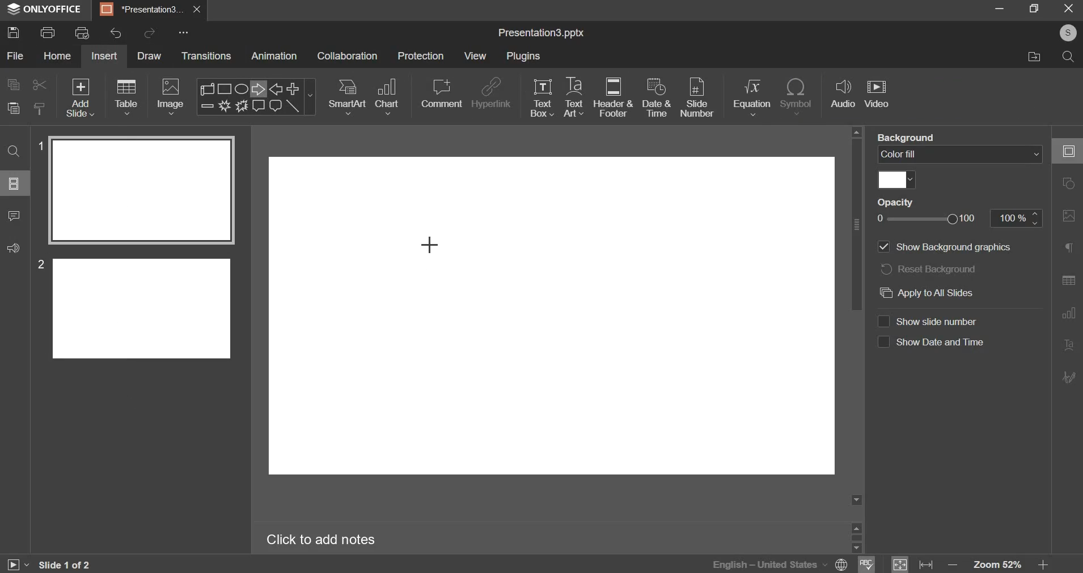 This screenshot has width=1083, height=573. I want to click on find, so click(14, 152).